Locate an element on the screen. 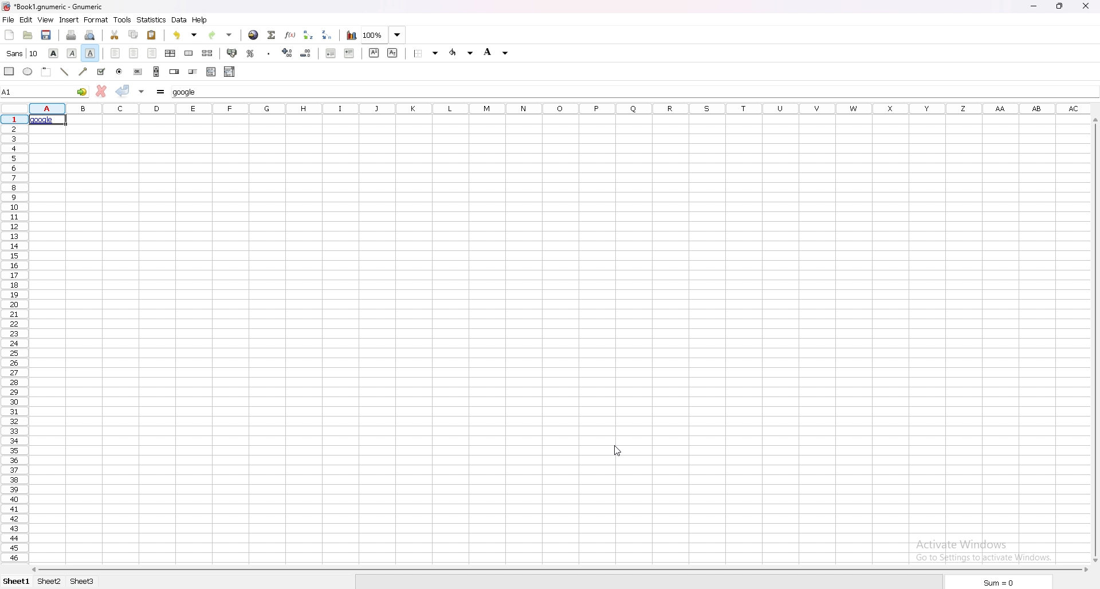 Image resolution: width=1100 pixels, height=589 pixels. decrease decimals is located at coordinates (306, 53).